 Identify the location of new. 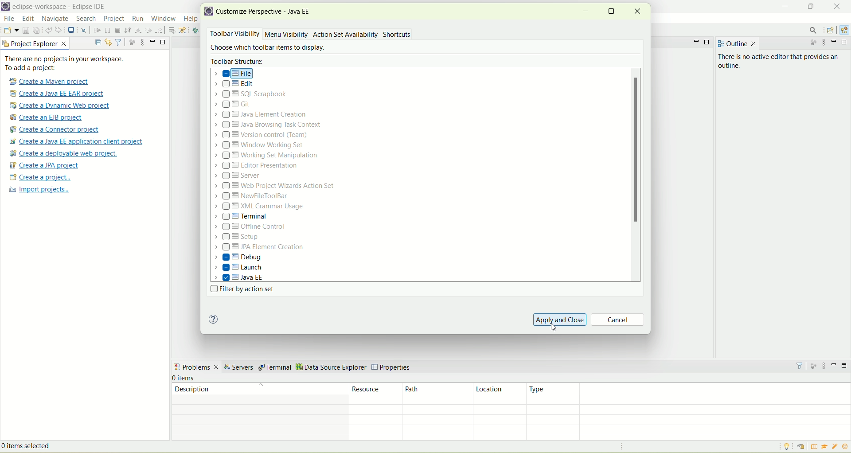
(11, 30).